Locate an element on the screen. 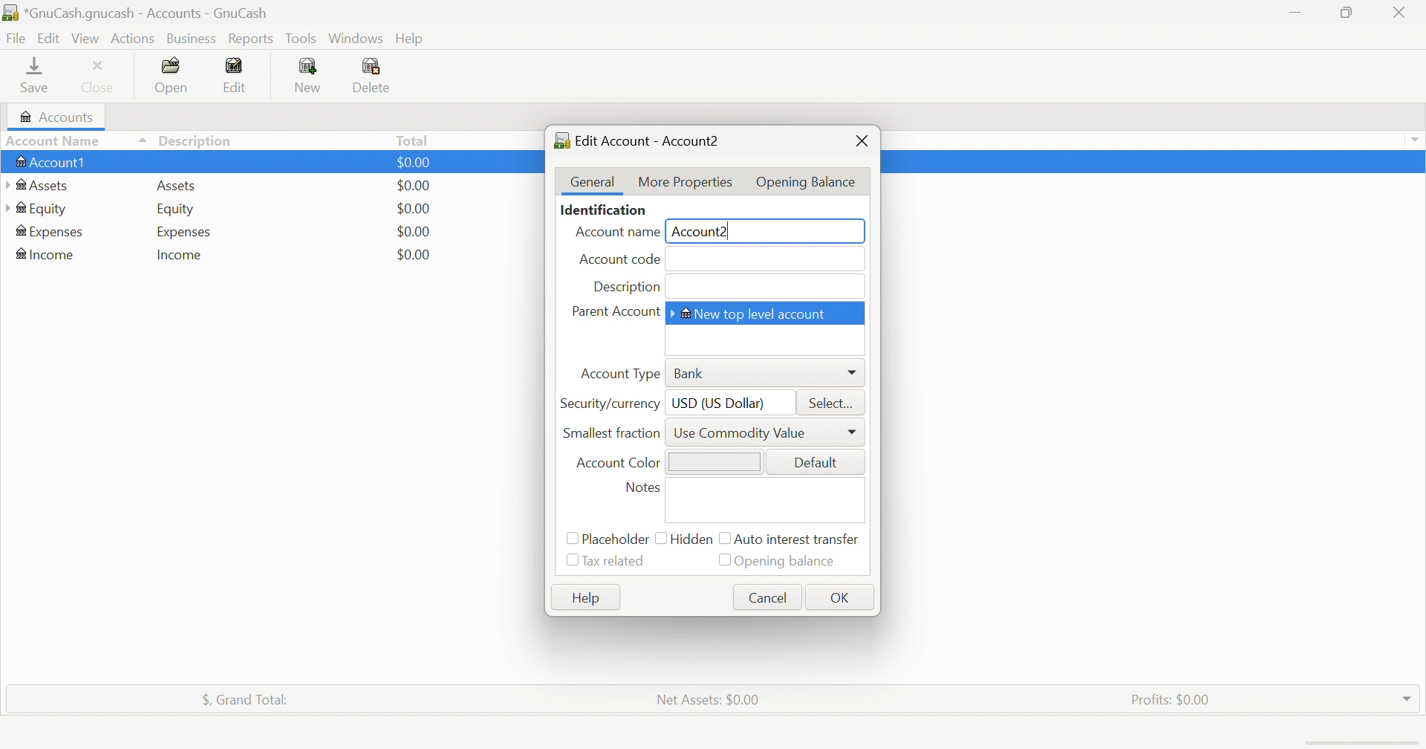  Opening balance is located at coordinates (777, 561).